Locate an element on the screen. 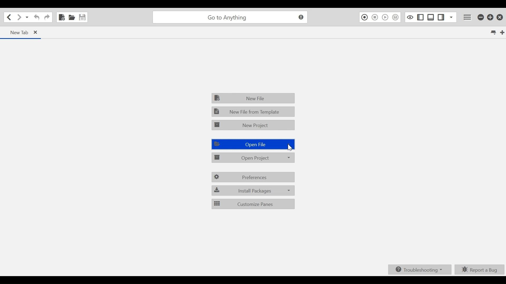 This screenshot has width=506, height=284. Add new Tab is located at coordinates (503, 32).